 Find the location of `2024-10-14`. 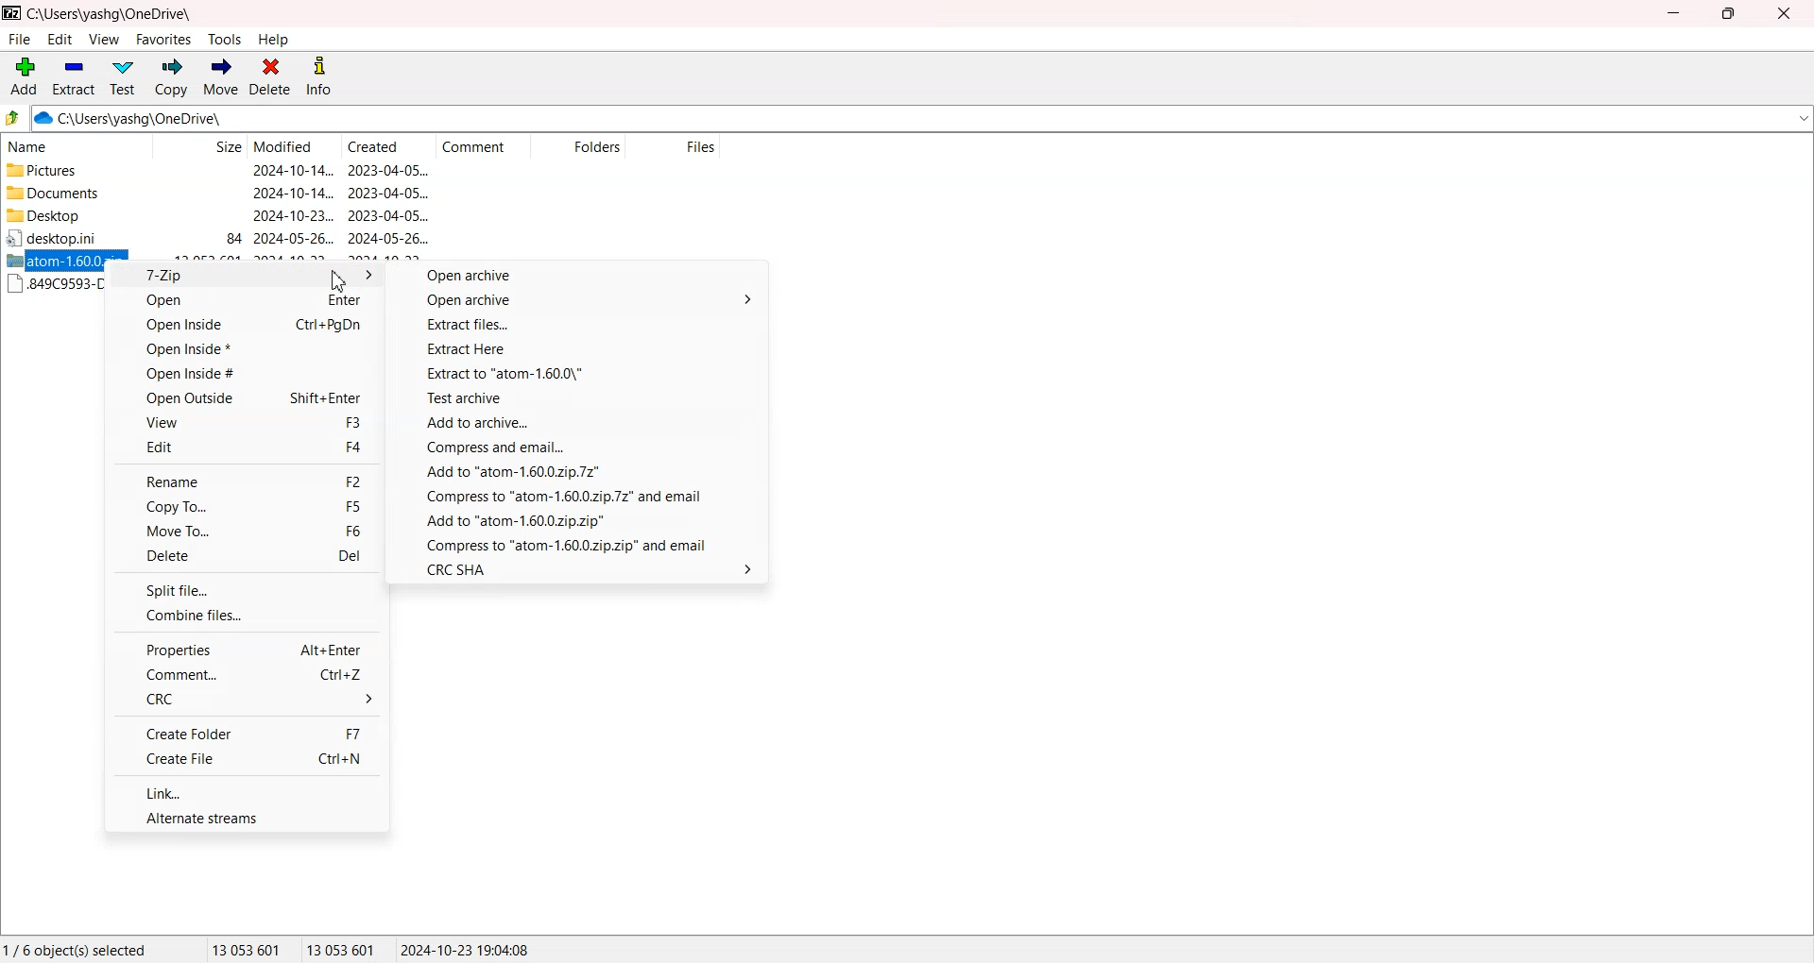

2024-10-14 is located at coordinates (292, 192).